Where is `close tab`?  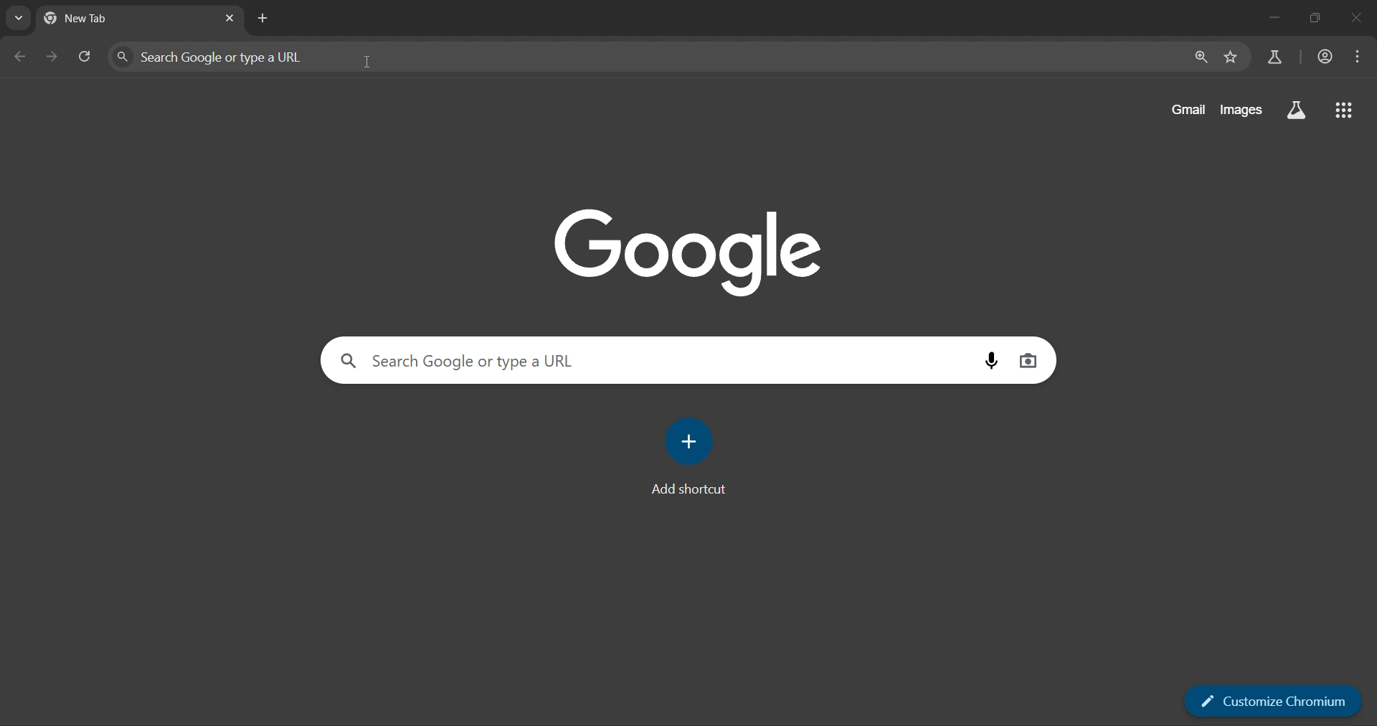 close tab is located at coordinates (229, 19).